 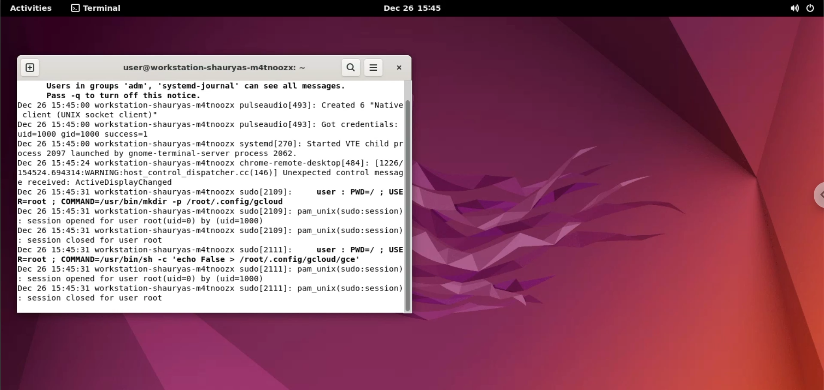 I want to click on sound options, so click(x=794, y=9).